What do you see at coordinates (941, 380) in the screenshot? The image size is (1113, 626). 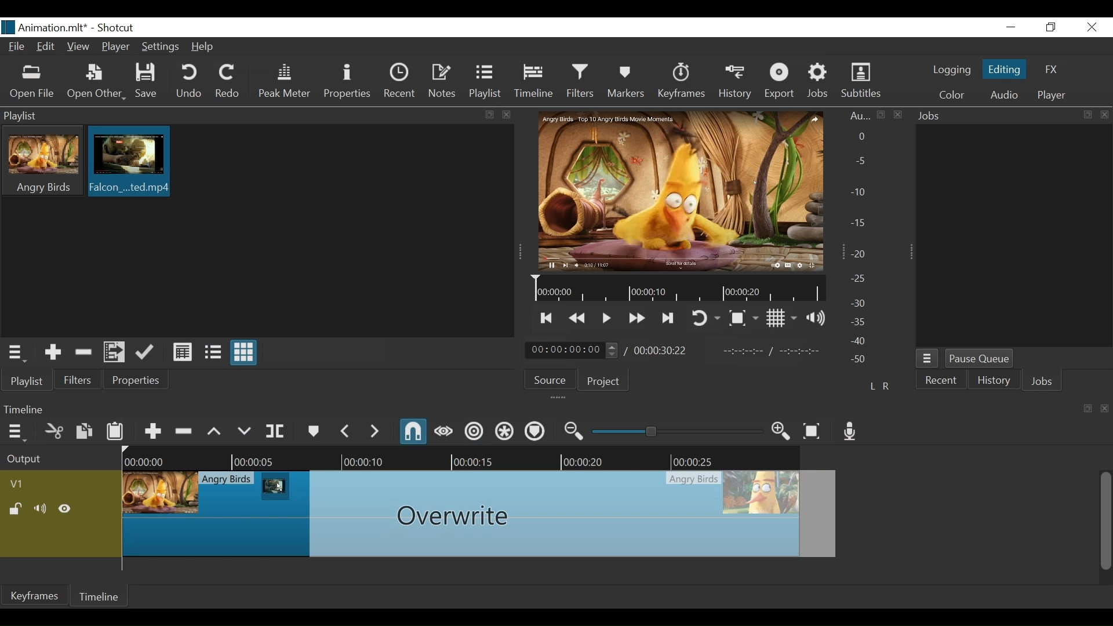 I see `Recent` at bounding box center [941, 380].